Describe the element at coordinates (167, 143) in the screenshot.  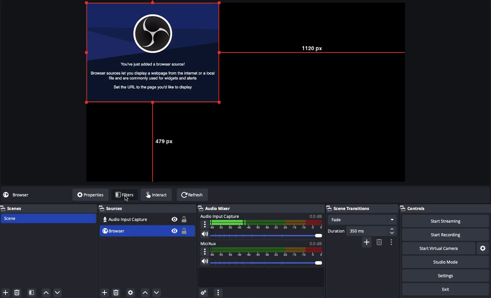
I see `497 px` at that location.